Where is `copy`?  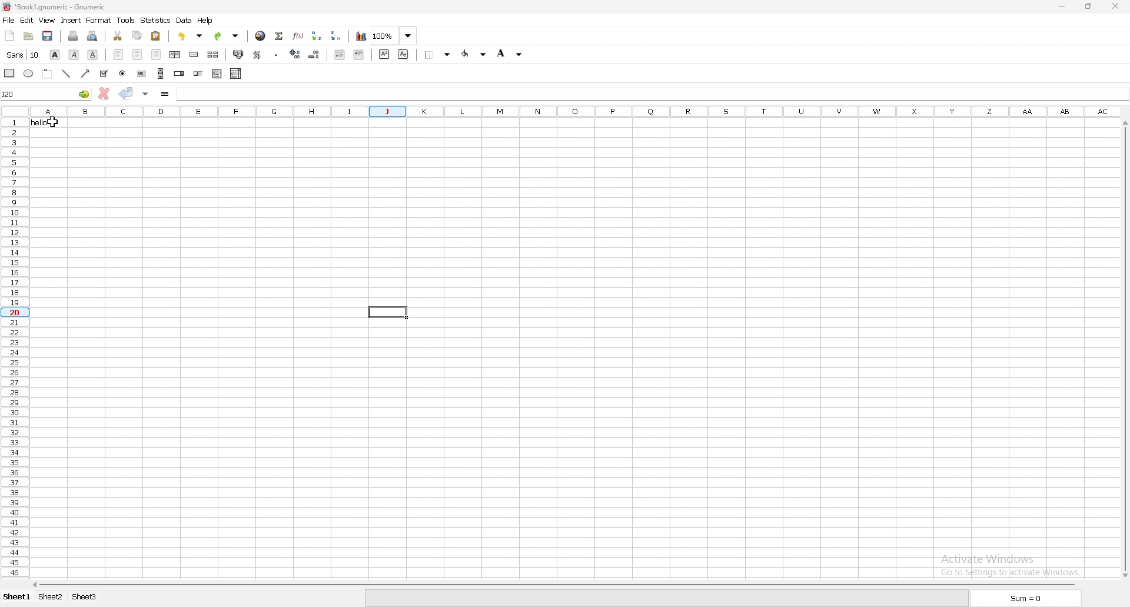
copy is located at coordinates (137, 35).